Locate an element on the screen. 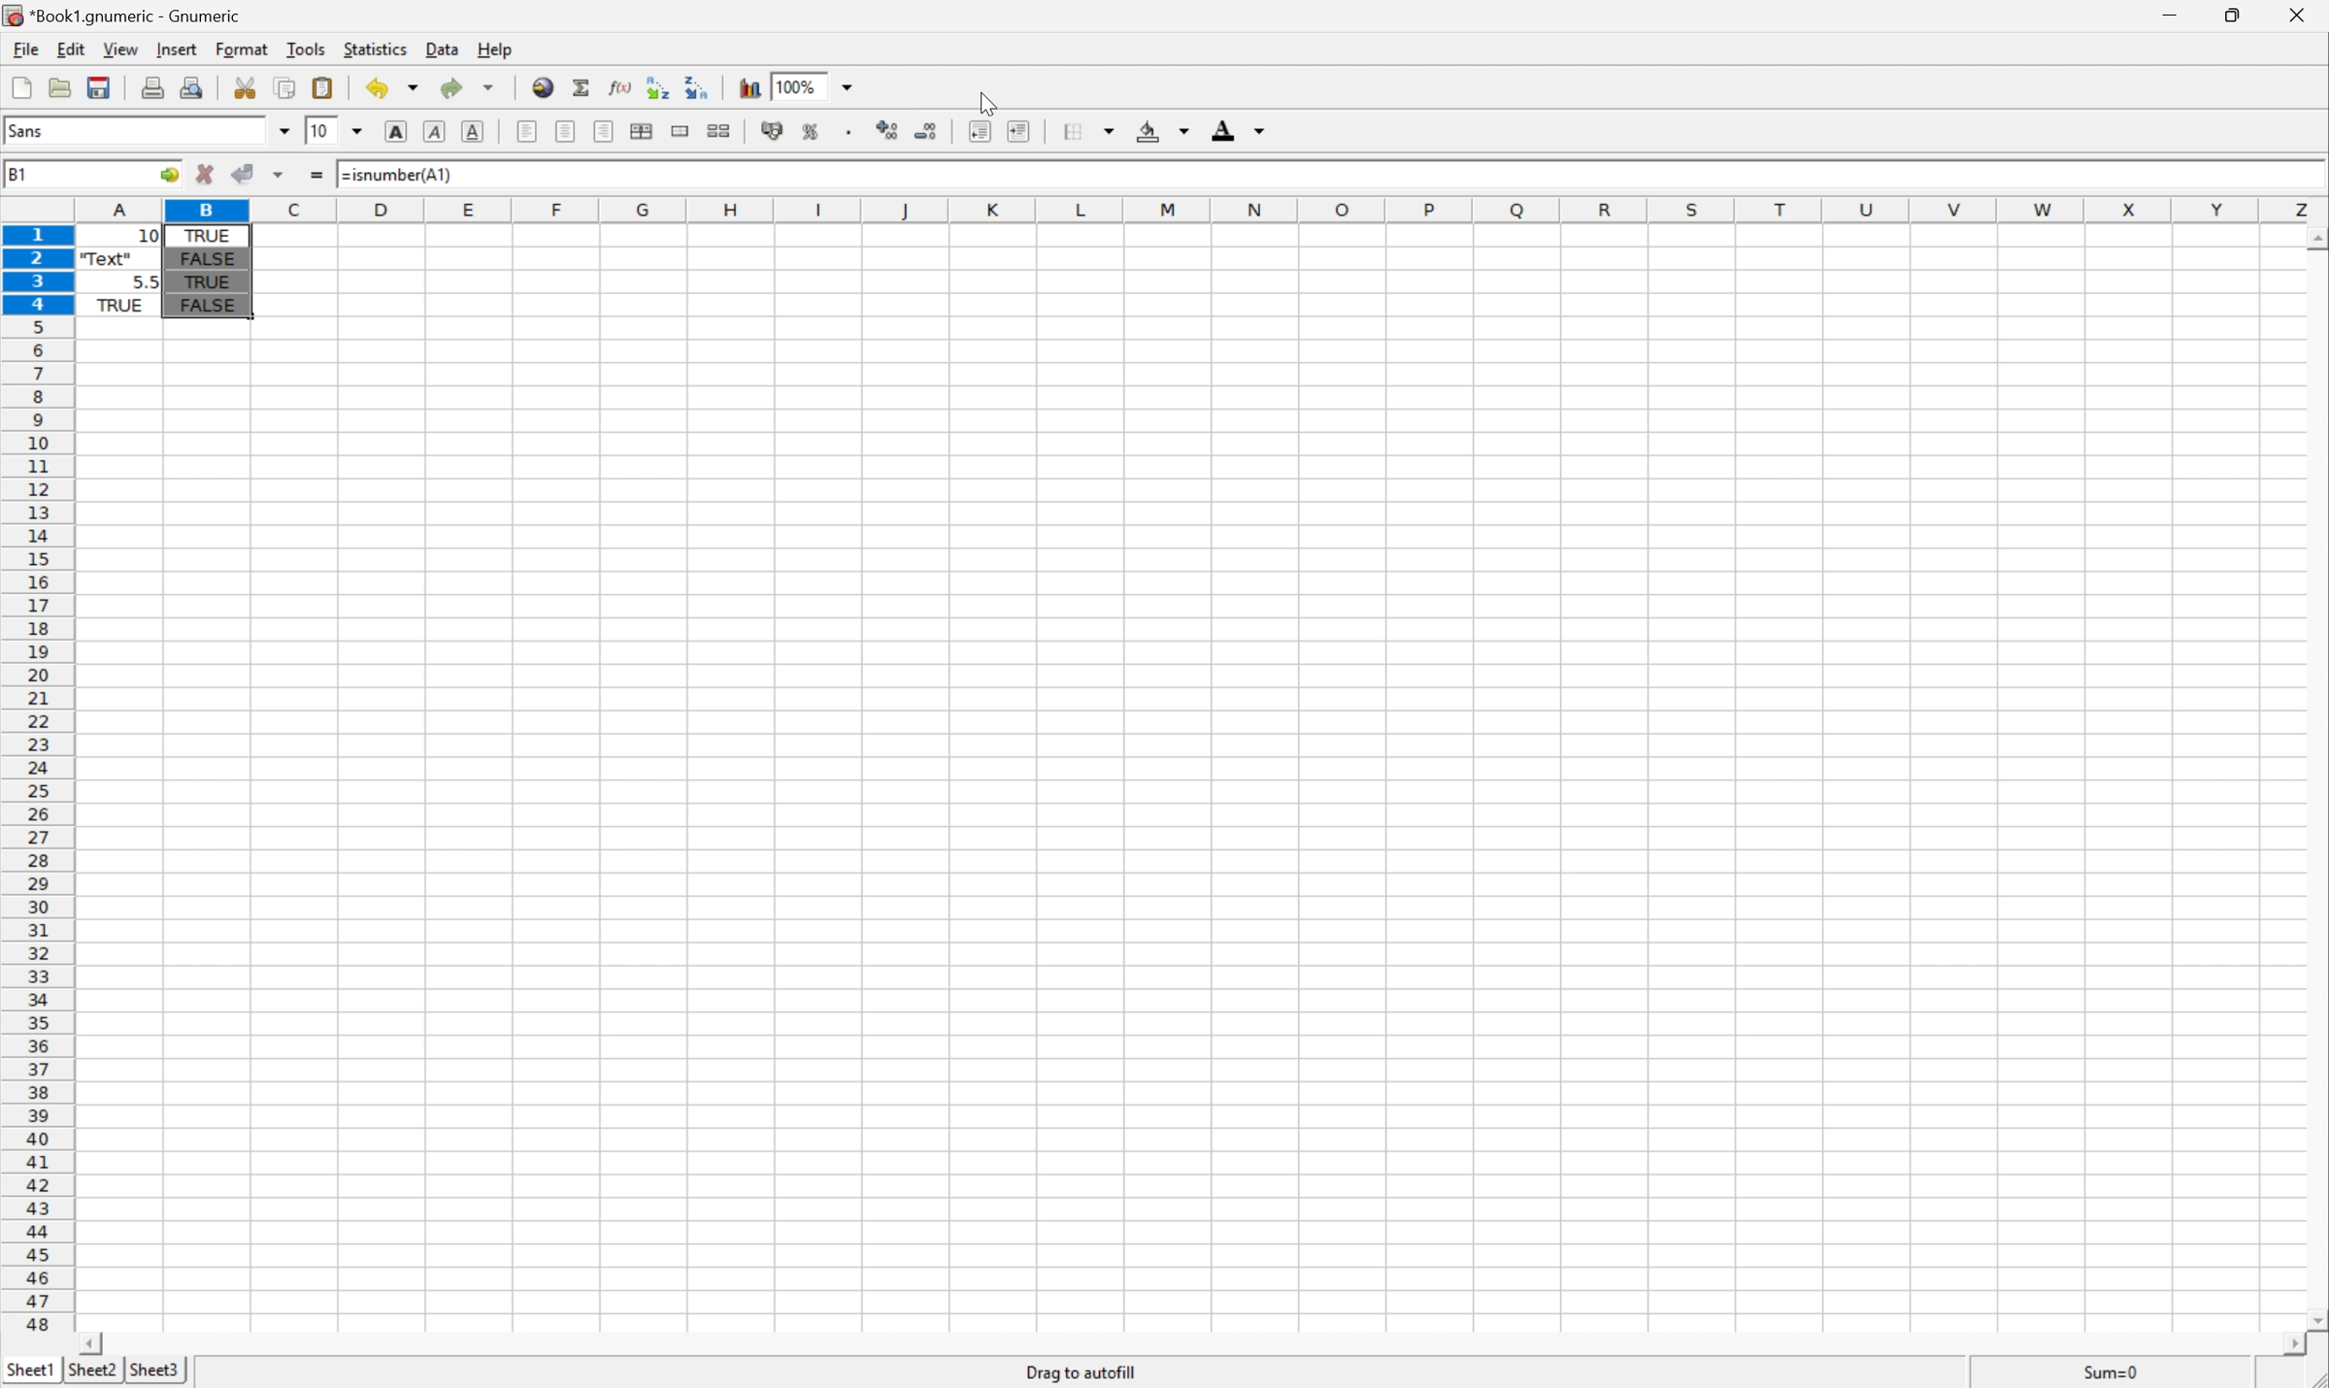 The height and width of the screenshot is (1388, 2329). Align Right is located at coordinates (601, 133).